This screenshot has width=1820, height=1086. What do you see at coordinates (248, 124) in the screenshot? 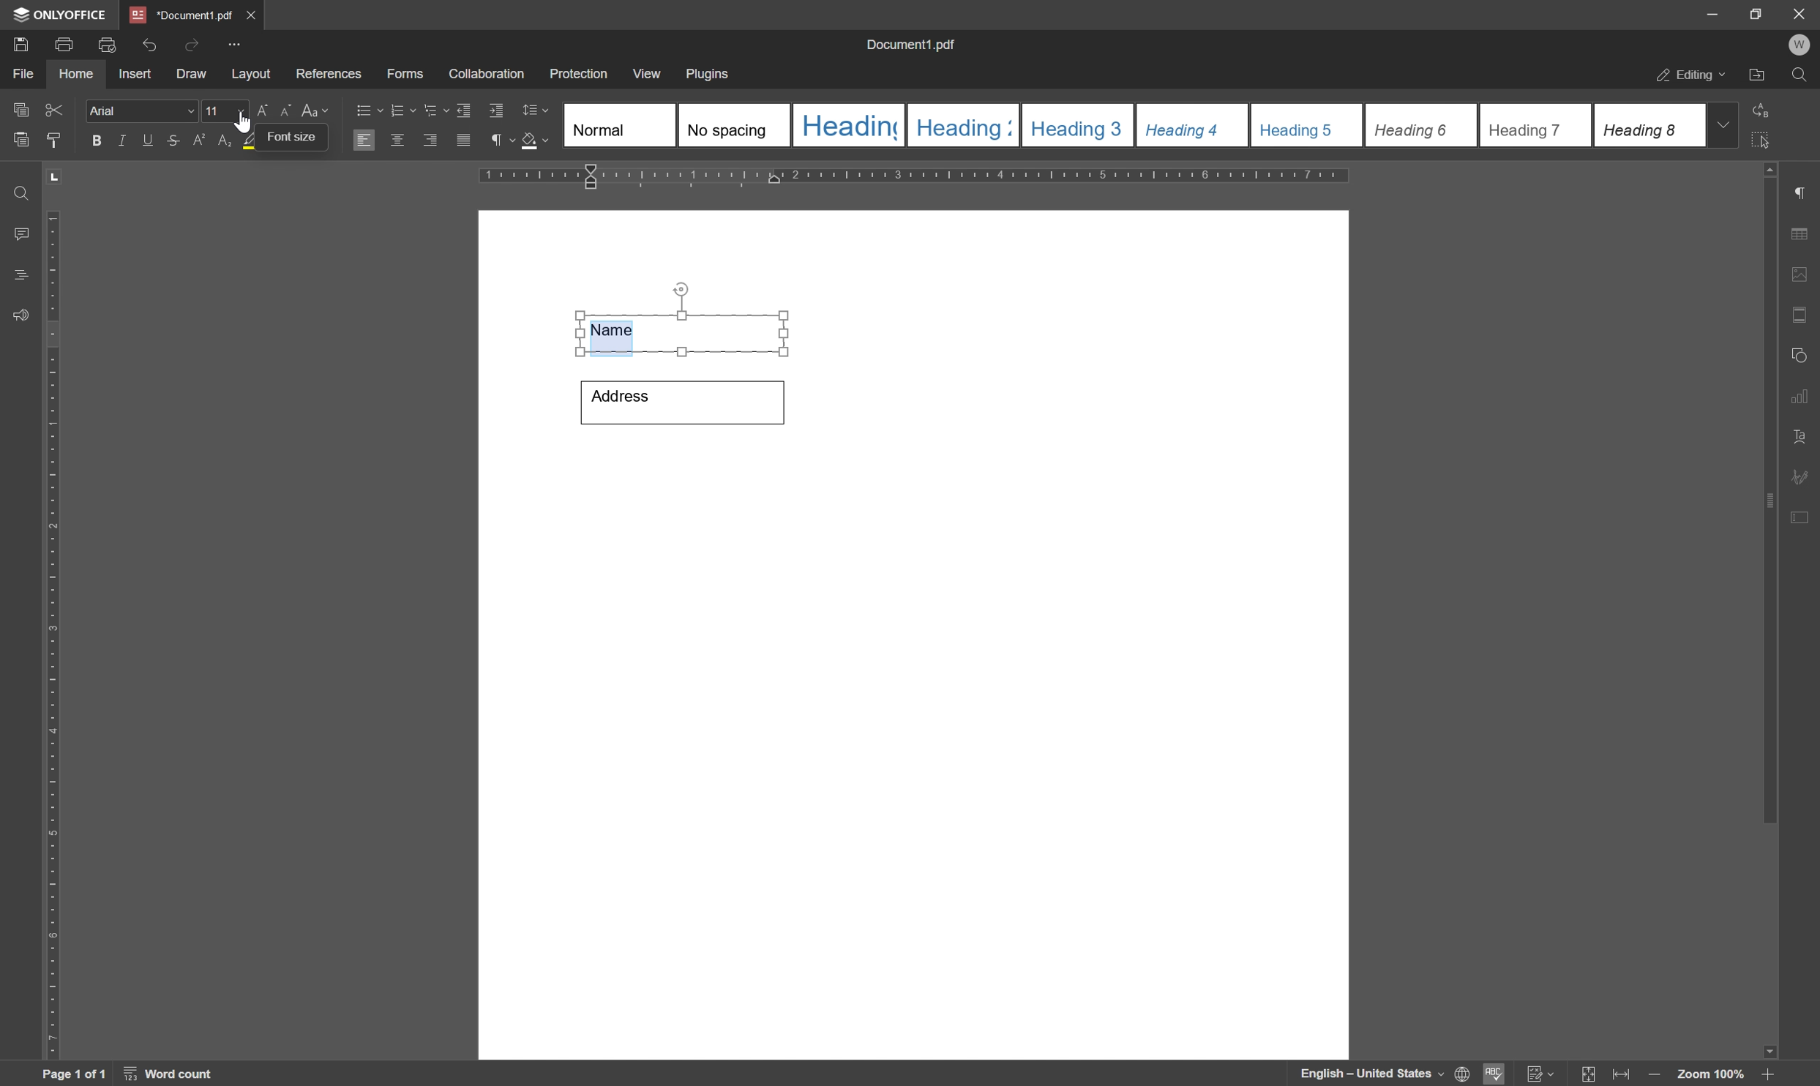
I see `cursor` at bounding box center [248, 124].